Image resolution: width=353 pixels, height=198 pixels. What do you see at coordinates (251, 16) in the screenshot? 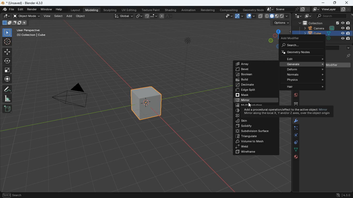
I see `overlap` at bounding box center [251, 16].